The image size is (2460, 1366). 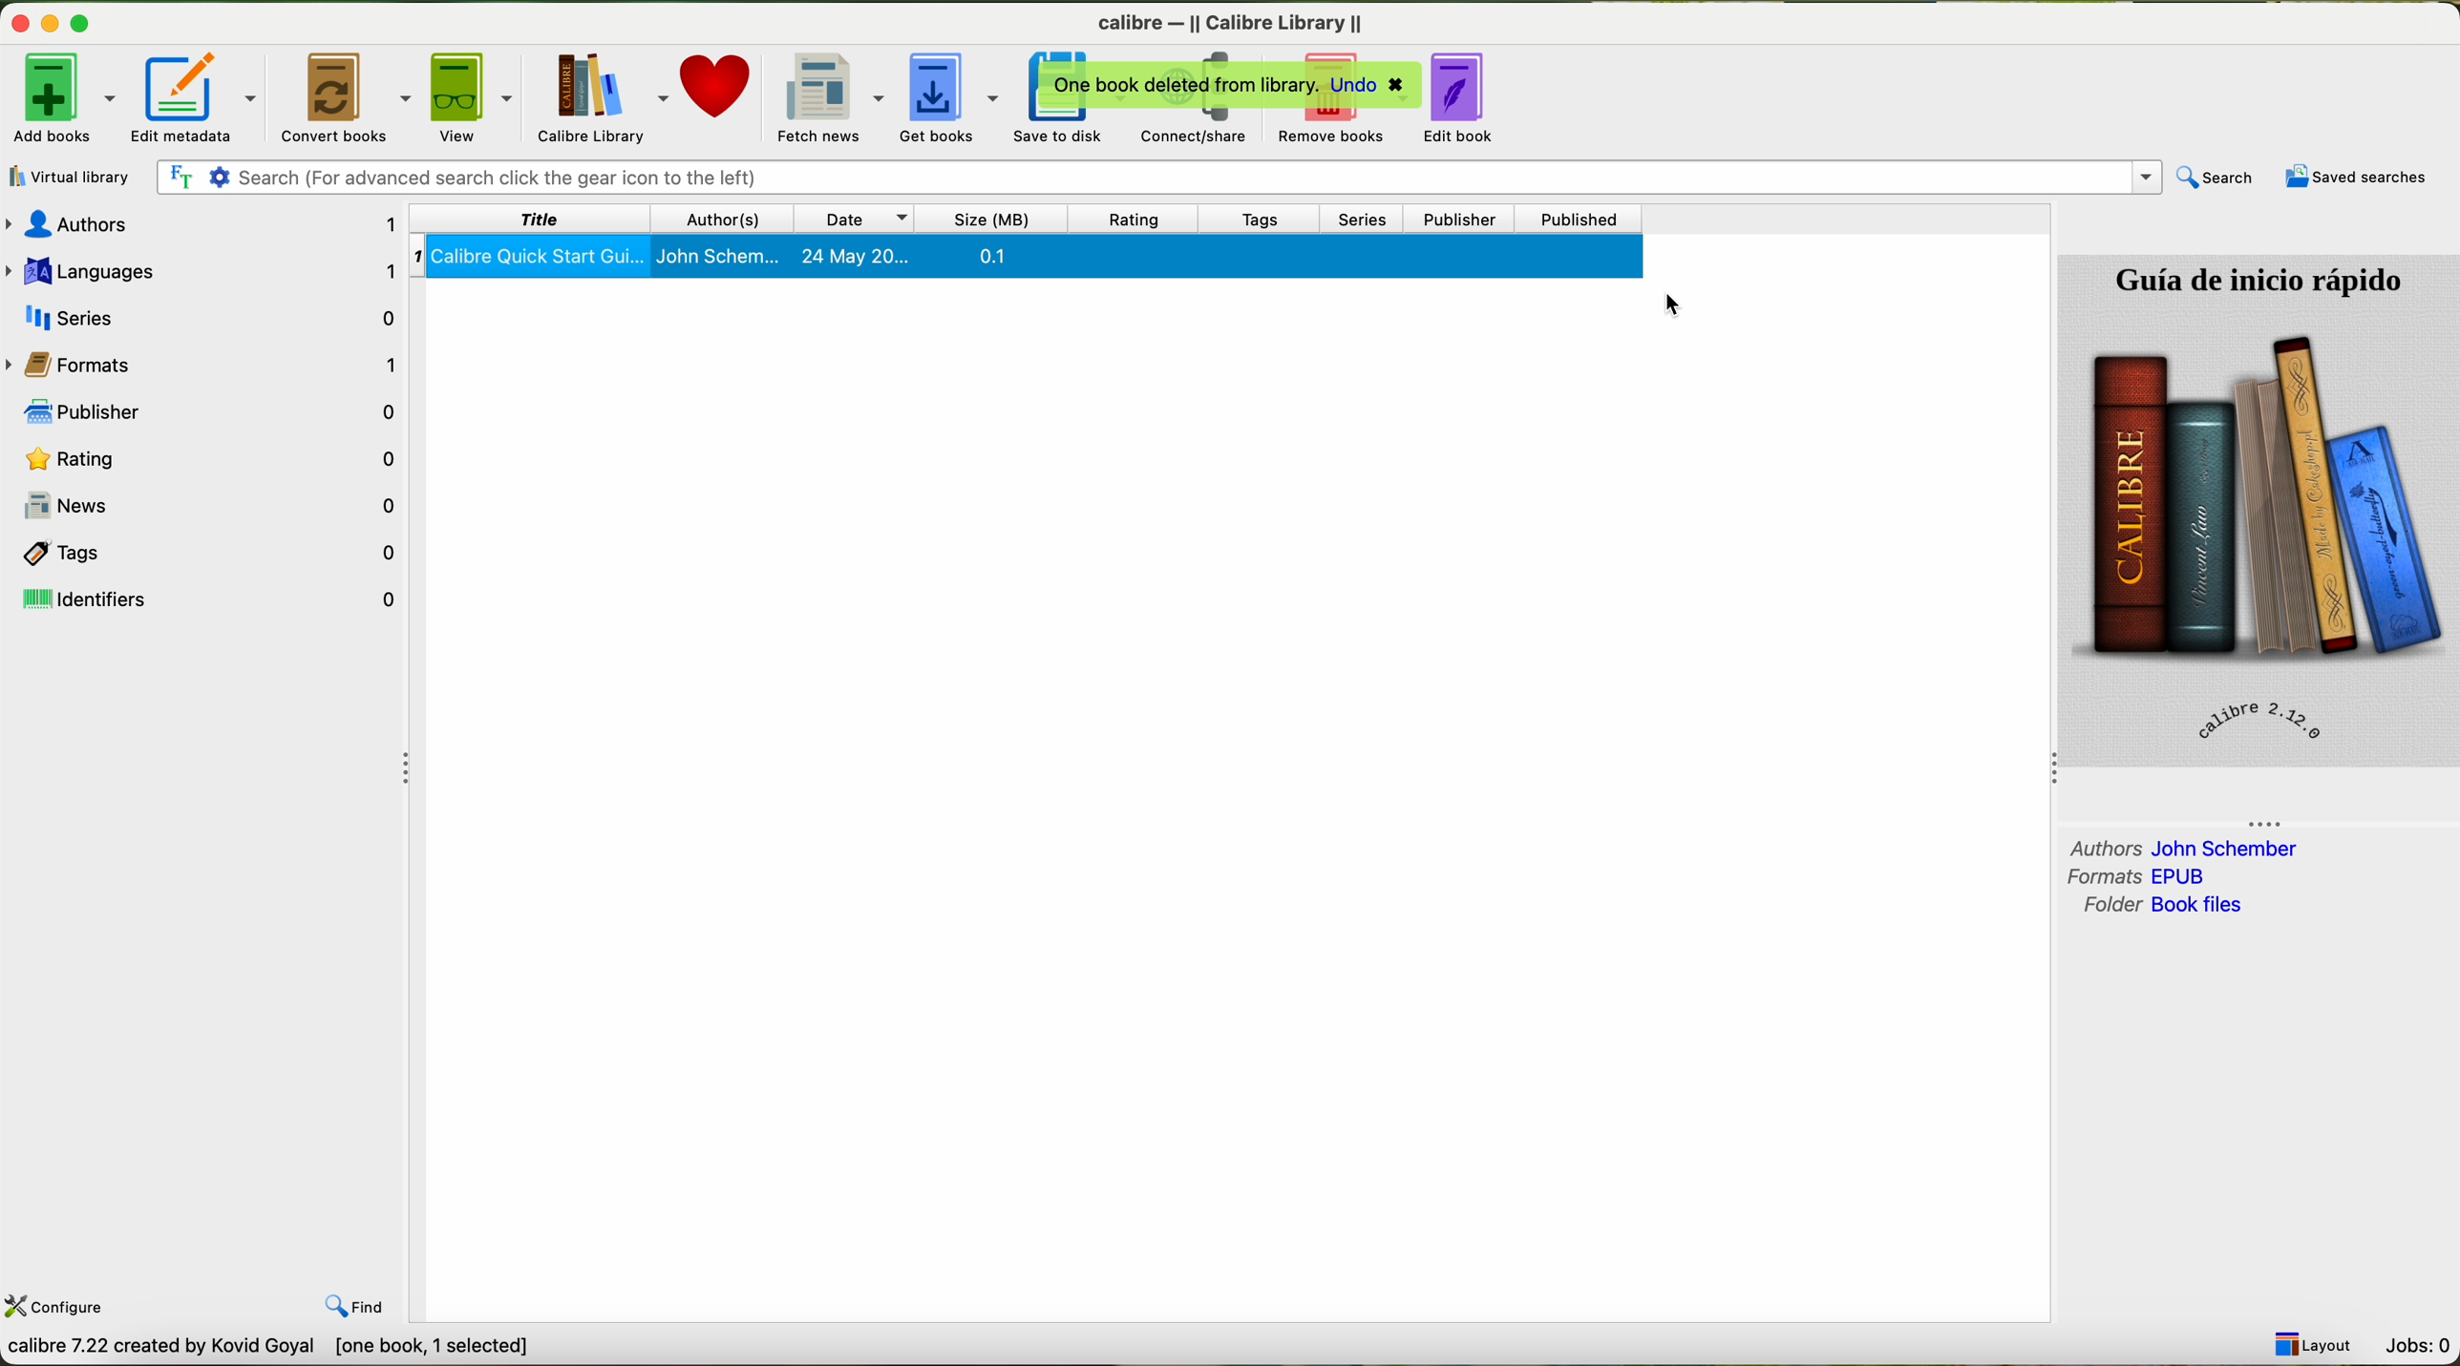 What do you see at coordinates (858, 218) in the screenshot?
I see `date` at bounding box center [858, 218].